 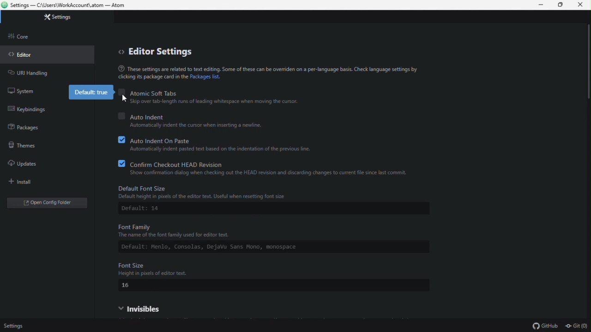 What do you see at coordinates (27, 54) in the screenshot?
I see `Editor` at bounding box center [27, 54].